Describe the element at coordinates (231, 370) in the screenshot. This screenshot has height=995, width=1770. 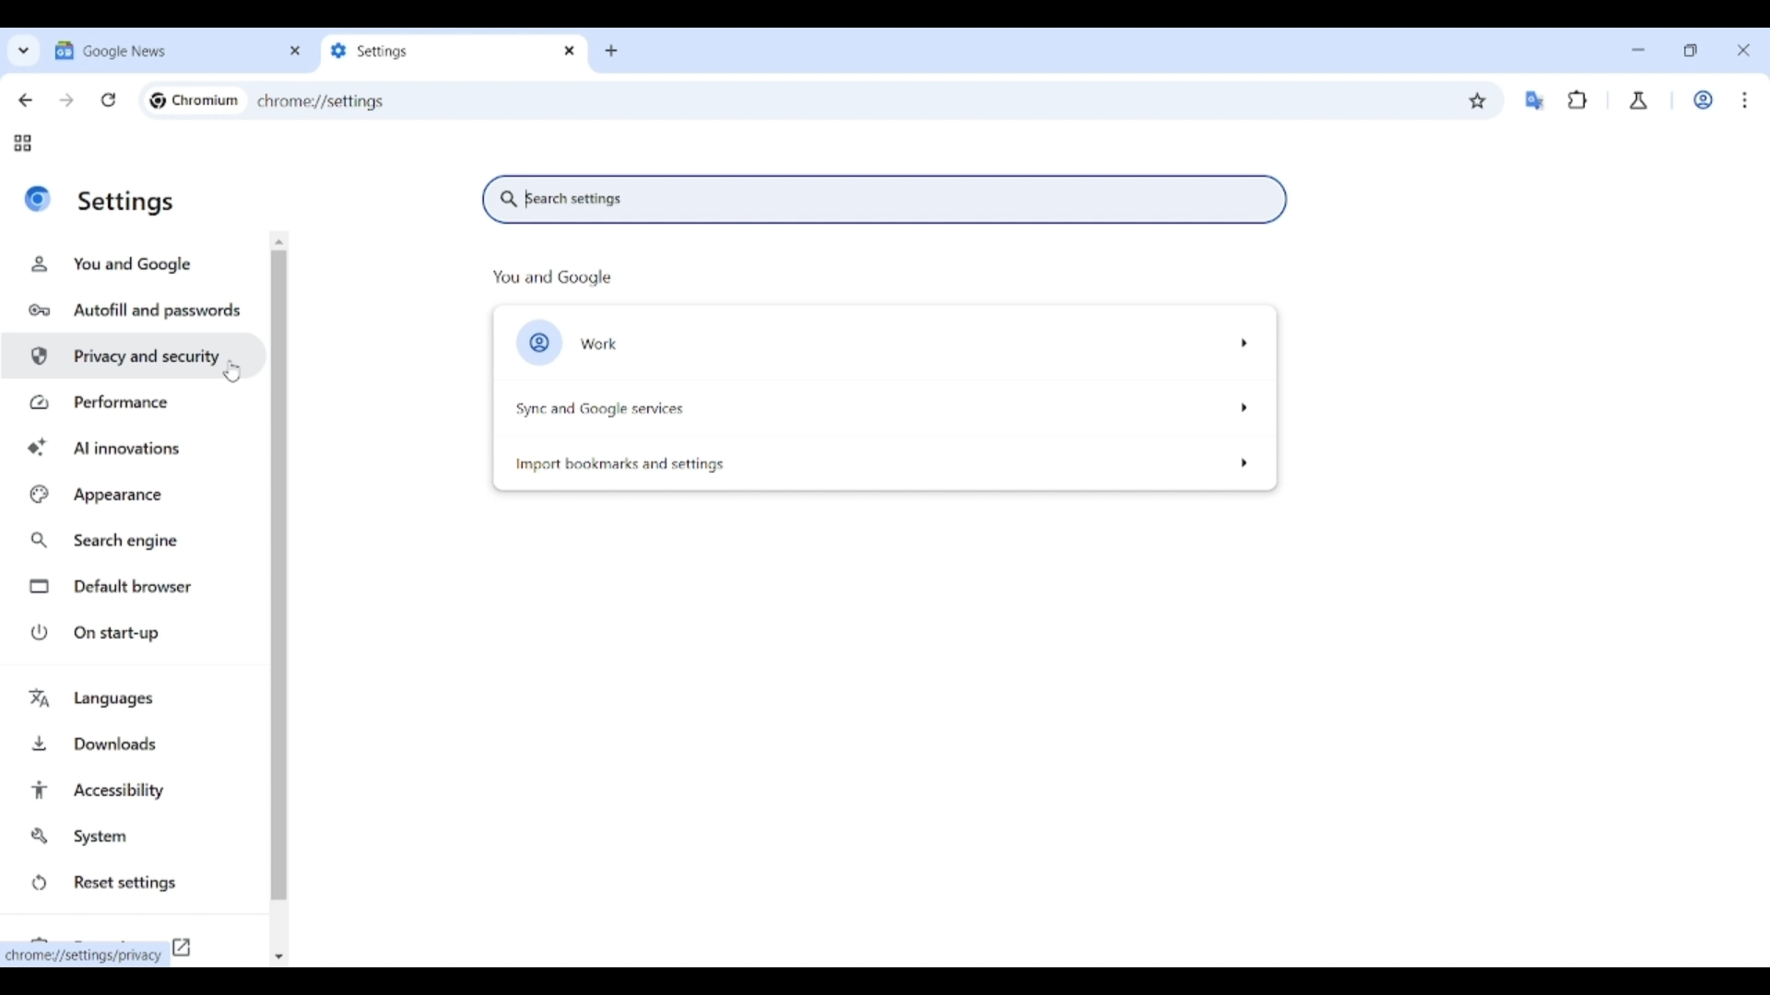
I see `Cursor clicking on privacy and autofill` at that location.